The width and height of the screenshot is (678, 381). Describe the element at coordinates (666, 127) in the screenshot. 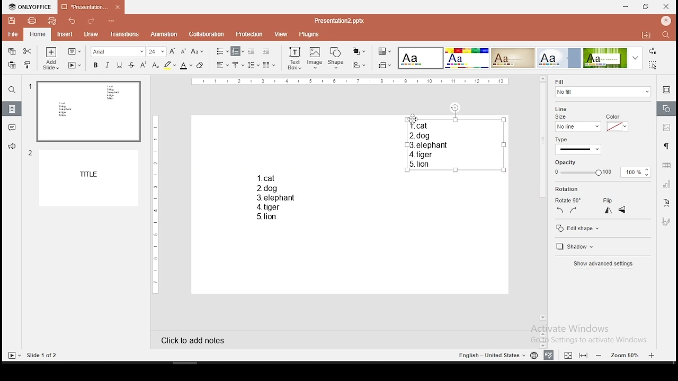

I see `image settings` at that location.